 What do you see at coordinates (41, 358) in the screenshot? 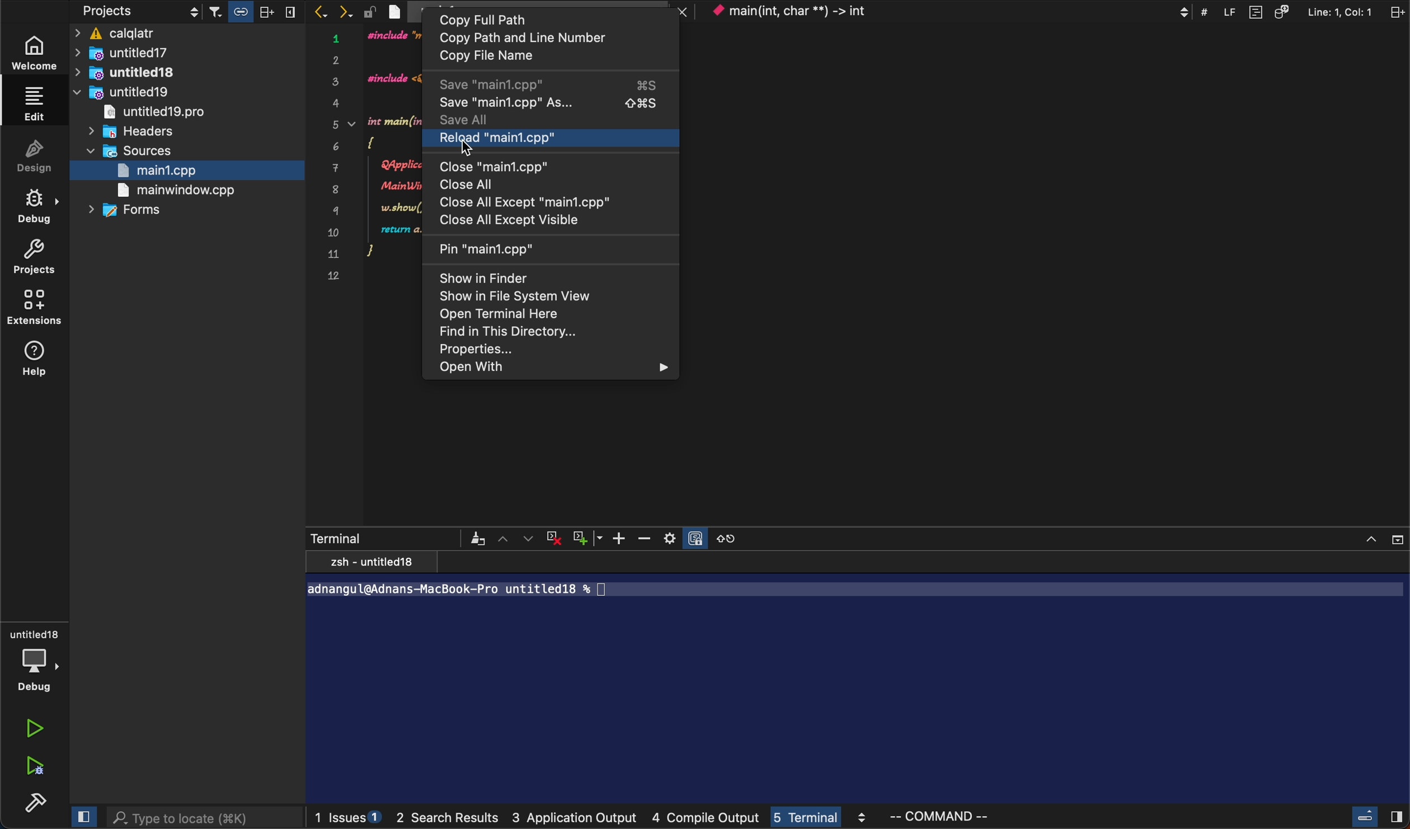
I see `help` at bounding box center [41, 358].